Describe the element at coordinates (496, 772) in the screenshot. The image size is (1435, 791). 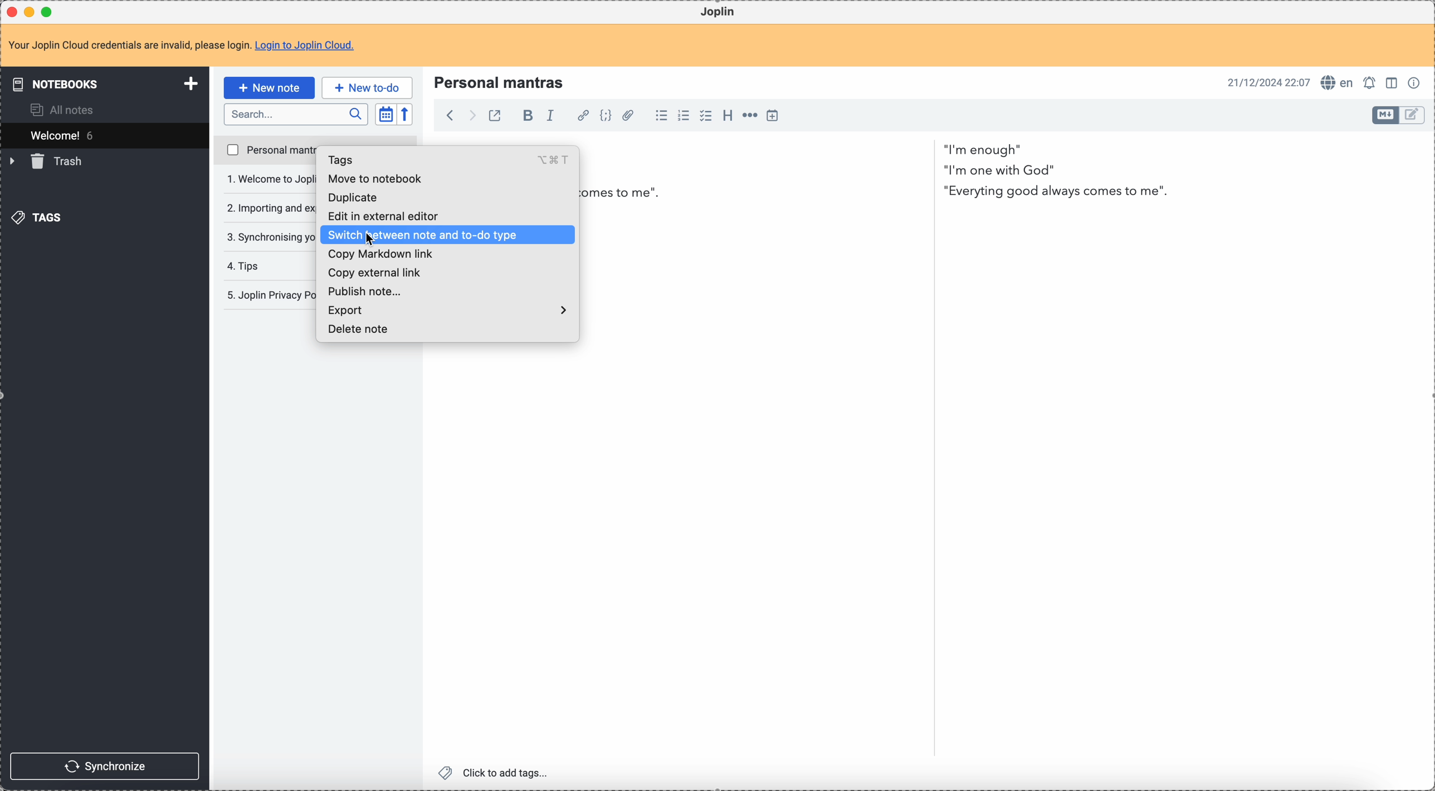
I see `click to add tags` at that location.